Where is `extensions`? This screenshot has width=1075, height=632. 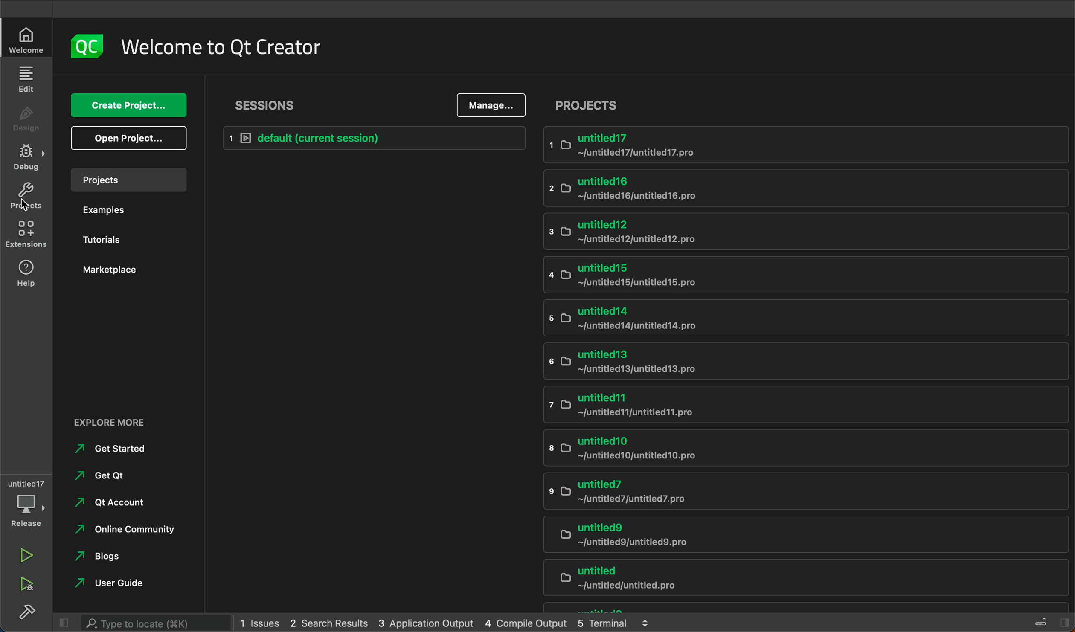
extensions is located at coordinates (27, 237).